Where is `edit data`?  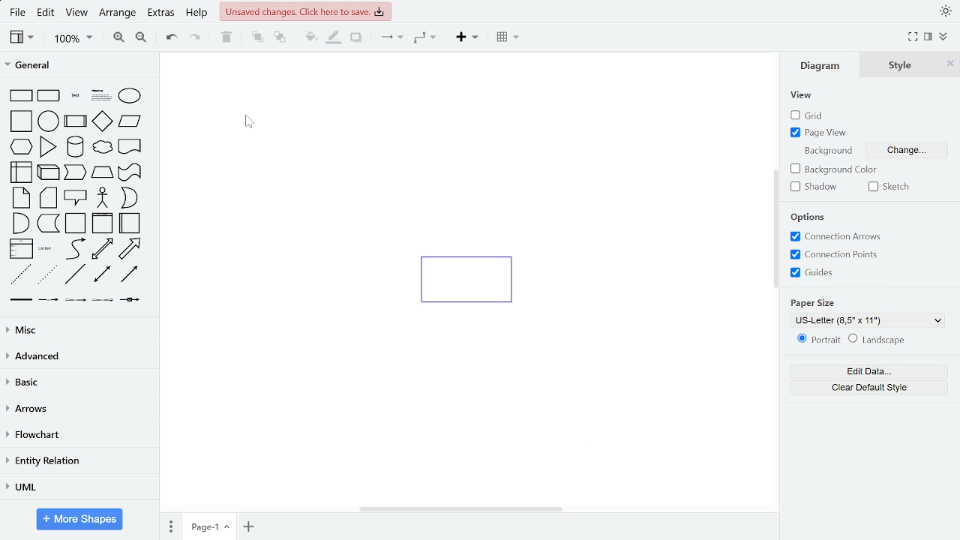
edit data is located at coordinates (868, 371).